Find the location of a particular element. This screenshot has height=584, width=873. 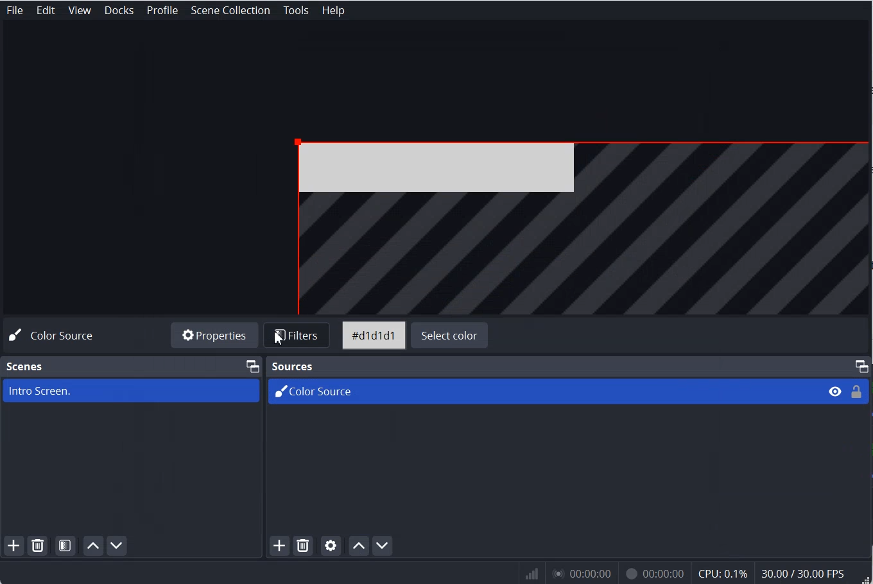

Color Source is located at coordinates (55, 335).